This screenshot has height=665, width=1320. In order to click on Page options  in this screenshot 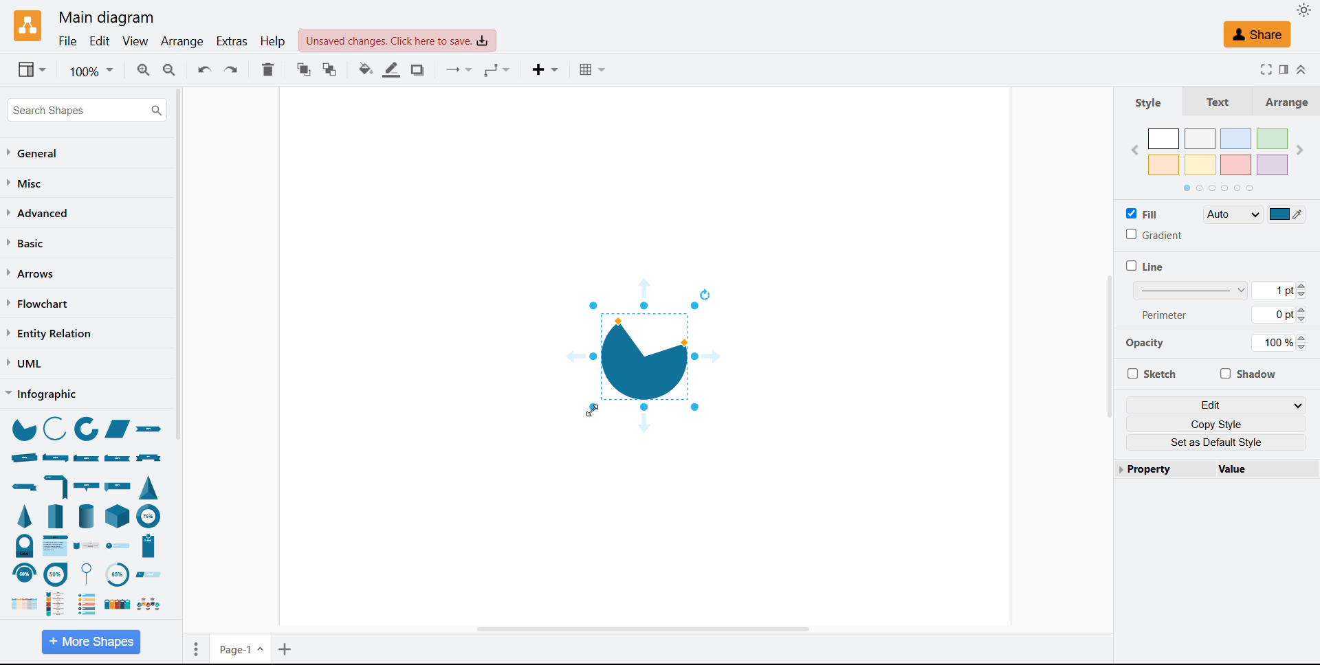, I will do `click(196, 649)`.